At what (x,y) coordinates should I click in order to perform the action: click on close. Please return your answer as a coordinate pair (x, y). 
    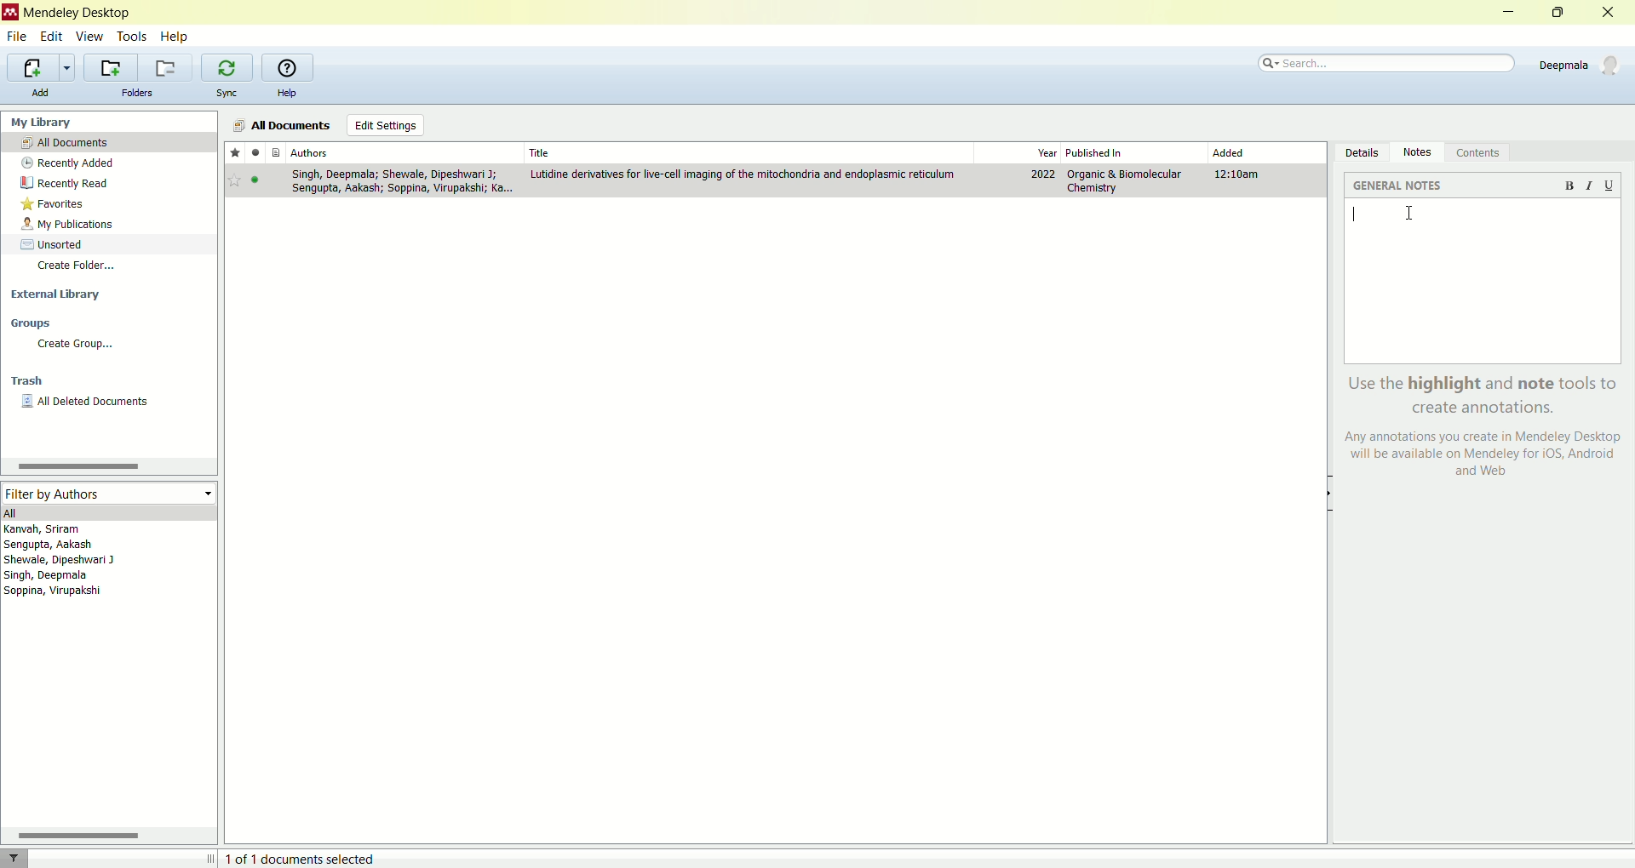
    Looking at the image, I should click on (1609, 13).